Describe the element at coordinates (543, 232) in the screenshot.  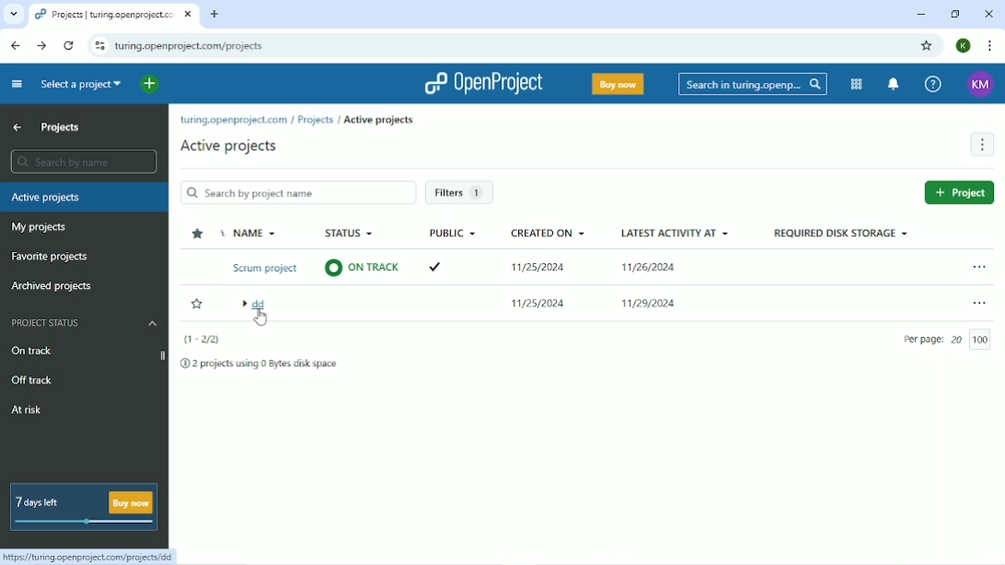
I see `Created on` at that location.